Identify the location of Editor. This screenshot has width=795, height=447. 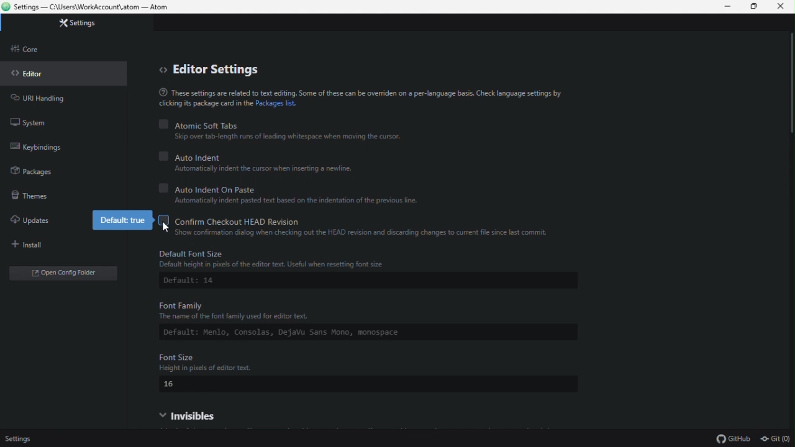
(42, 75).